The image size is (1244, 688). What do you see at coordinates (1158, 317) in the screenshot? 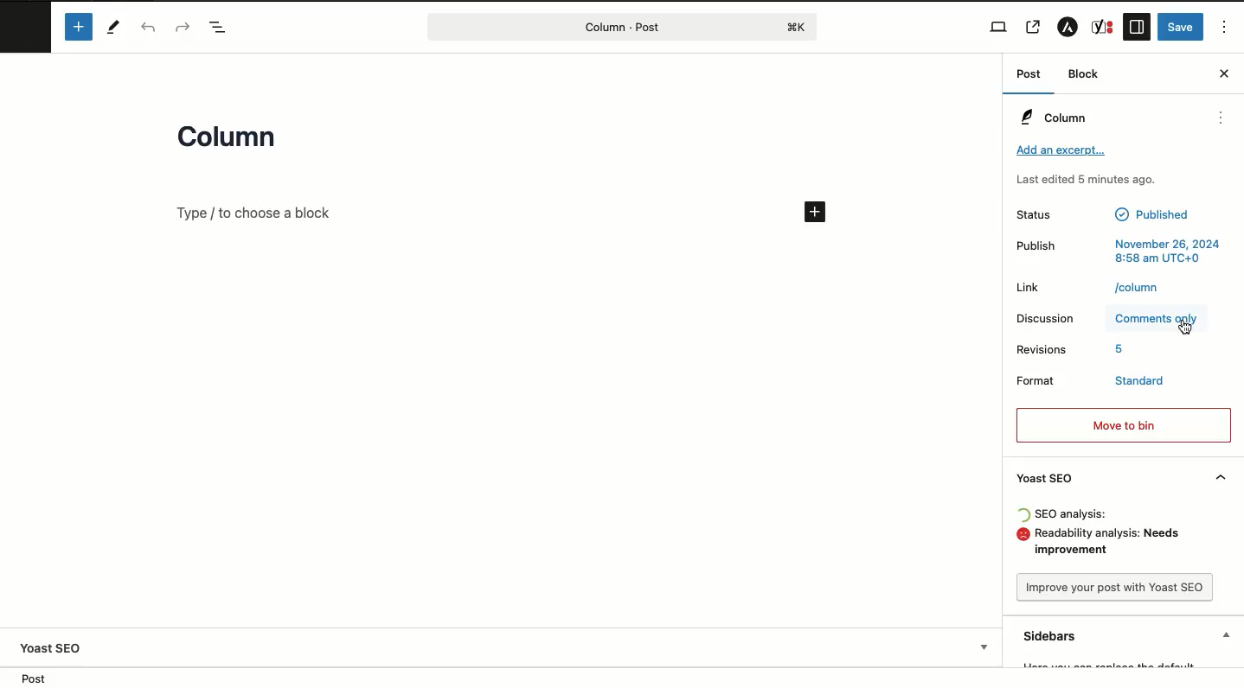
I see `Comments only` at bounding box center [1158, 317].